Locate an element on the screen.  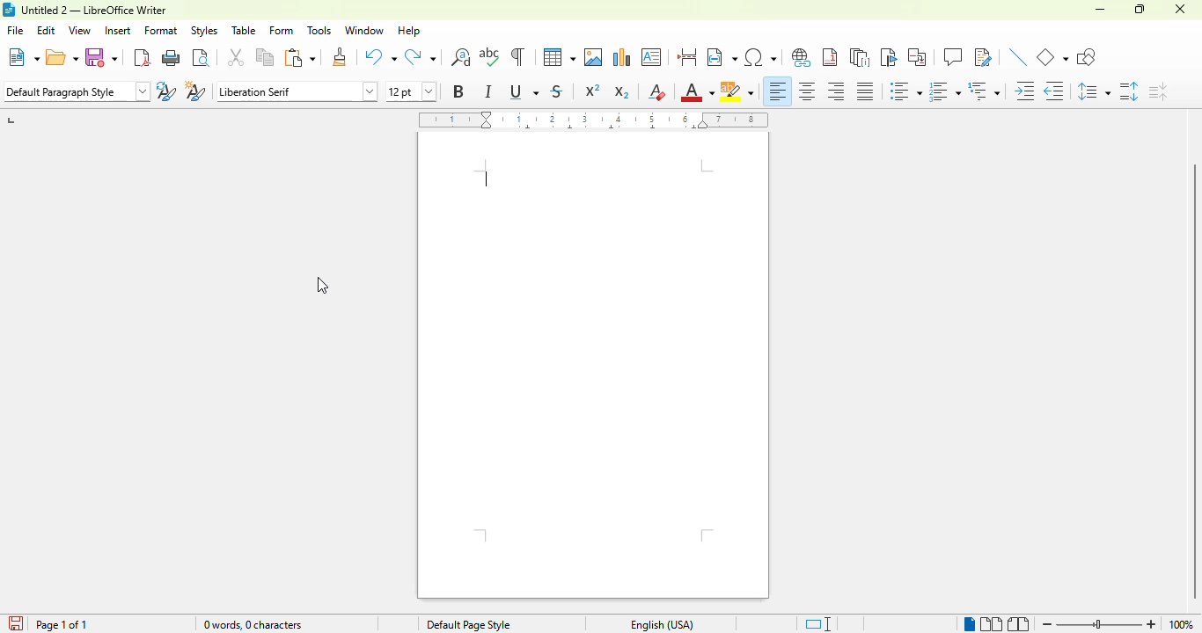
styles is located at coordinates (204, 31).